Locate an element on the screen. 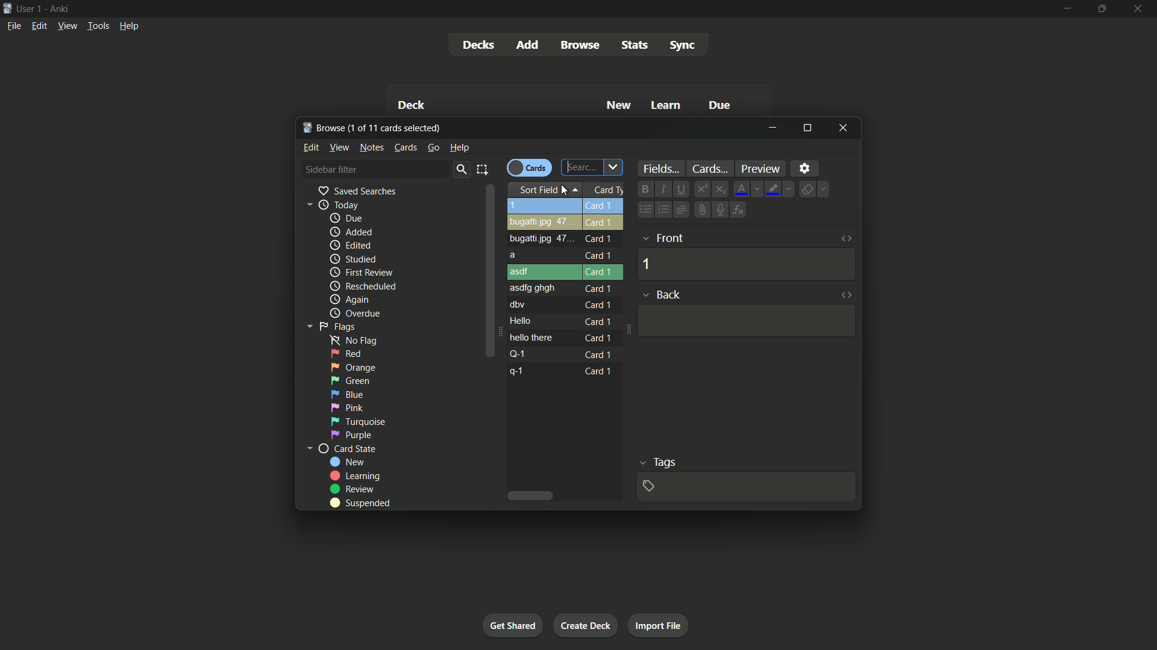  no flag is located at coordinates (357, 341).